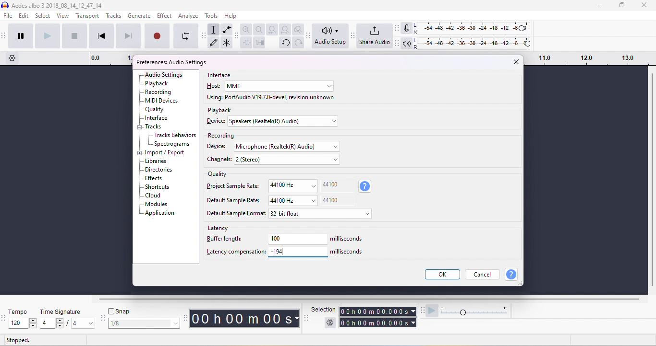 The width and height of the screenshot is (656, 346). Describe the element at coordinates (153, 196) in the screenshot. I see `cloud` at that location.